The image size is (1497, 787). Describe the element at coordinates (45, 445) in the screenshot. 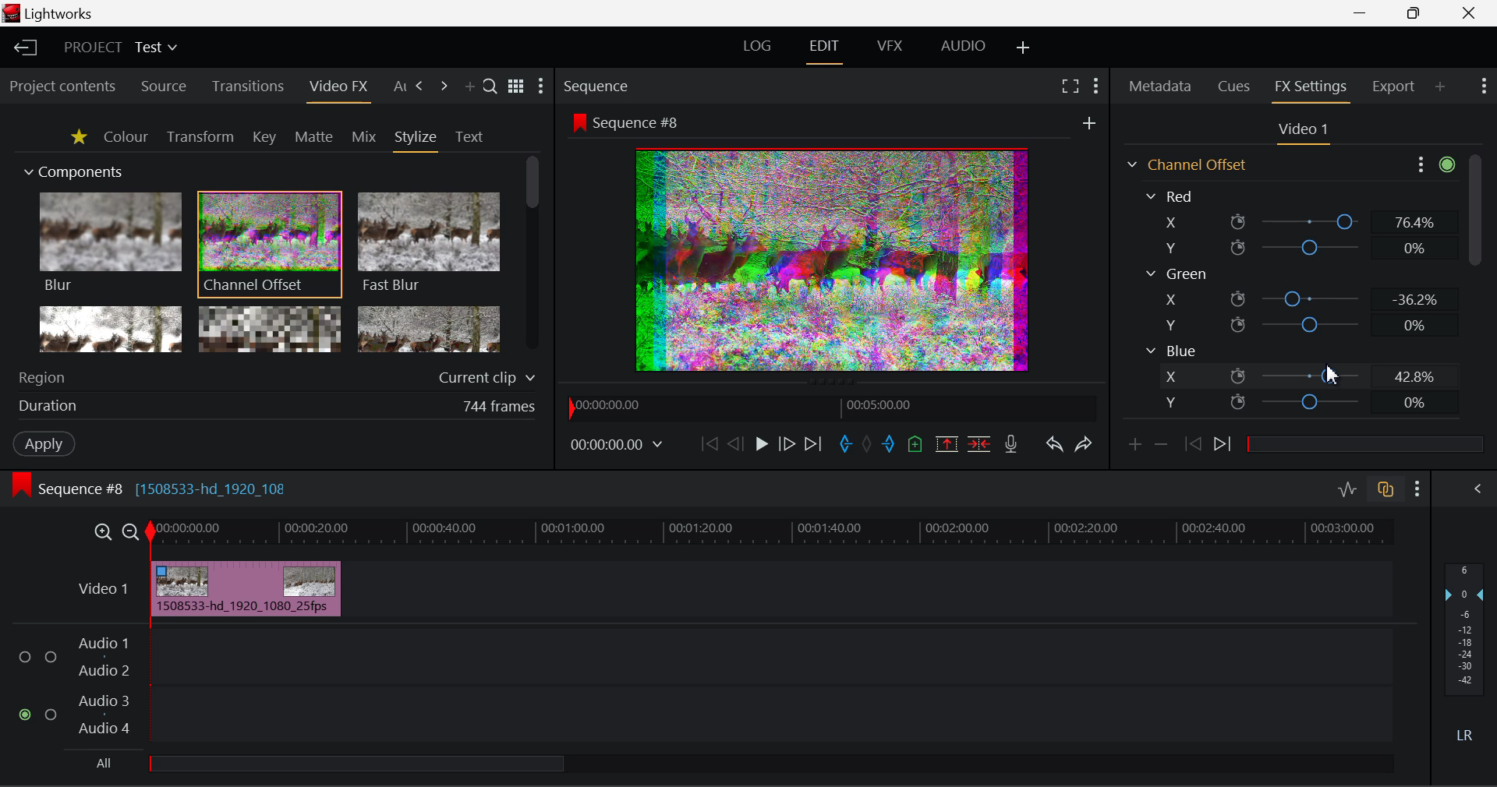

I see `Apply` at that location.